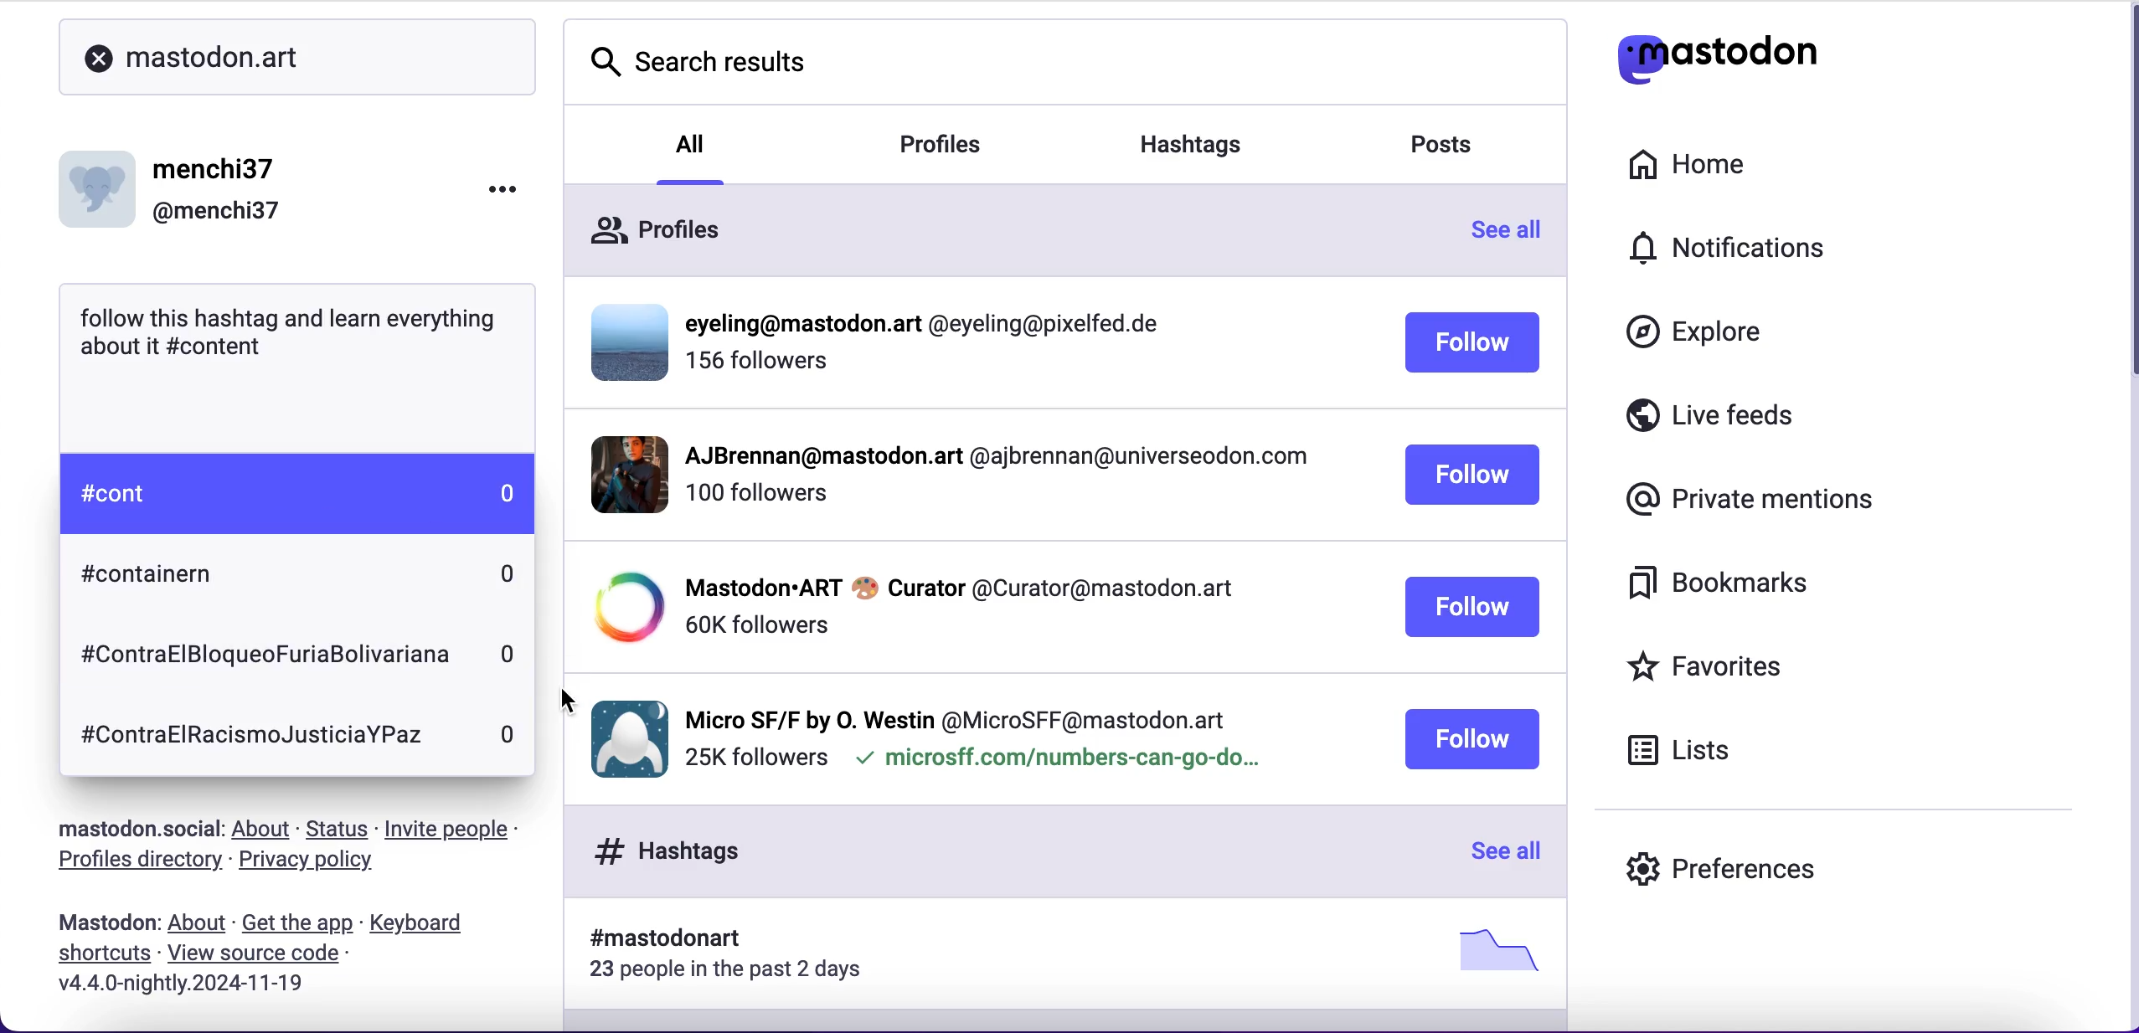 Image resolution: width=2139 pixels, height=1033 pixels. What do you see at coordinates (932, 325) in the screenshot?
I see `profiile` at bounding box center [932, 325].